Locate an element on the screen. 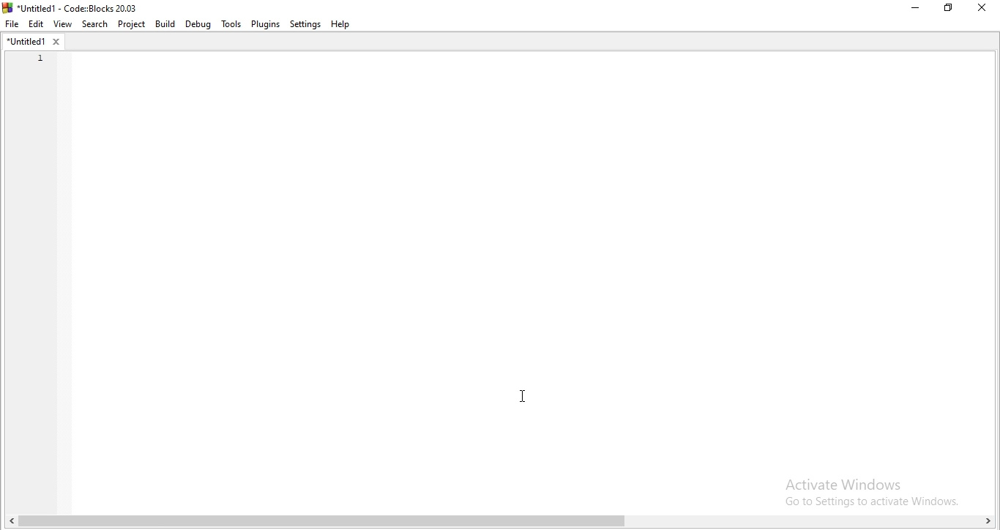 Image resolution: width=1000 pixels, height=530 pixels. Project  is located at coordinates (132, 24).